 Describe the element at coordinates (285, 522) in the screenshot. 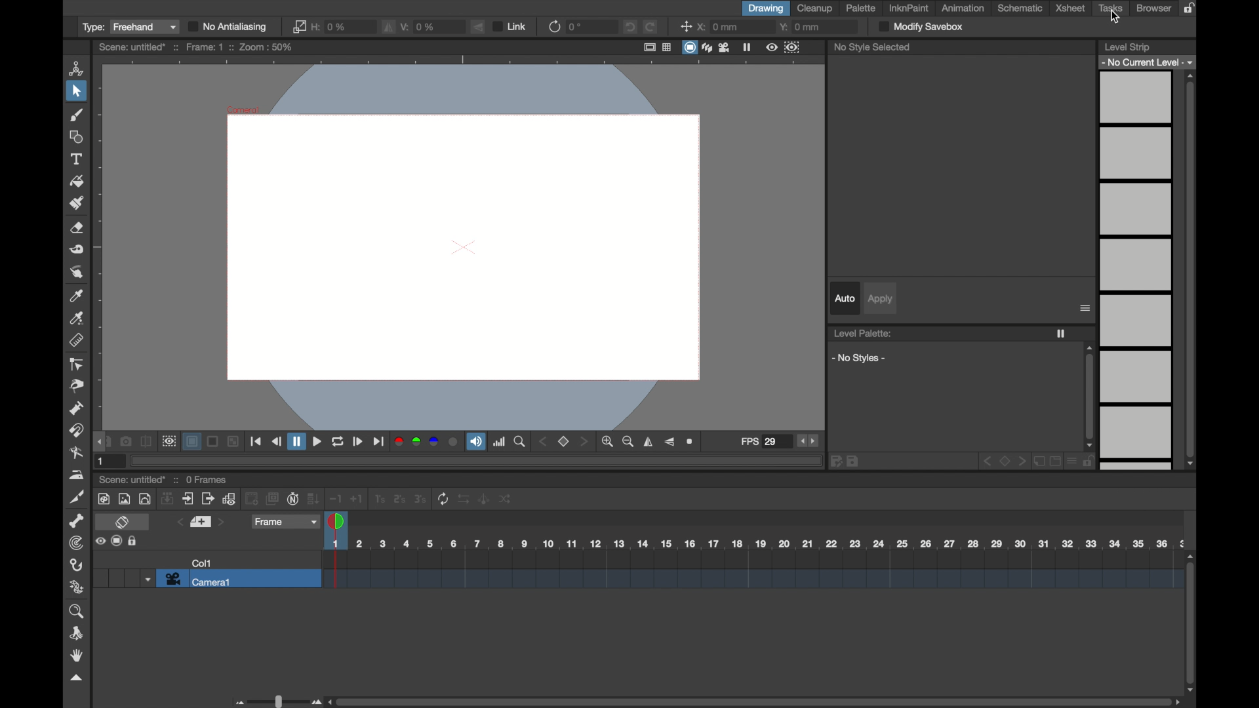

I see `frame` at that location.